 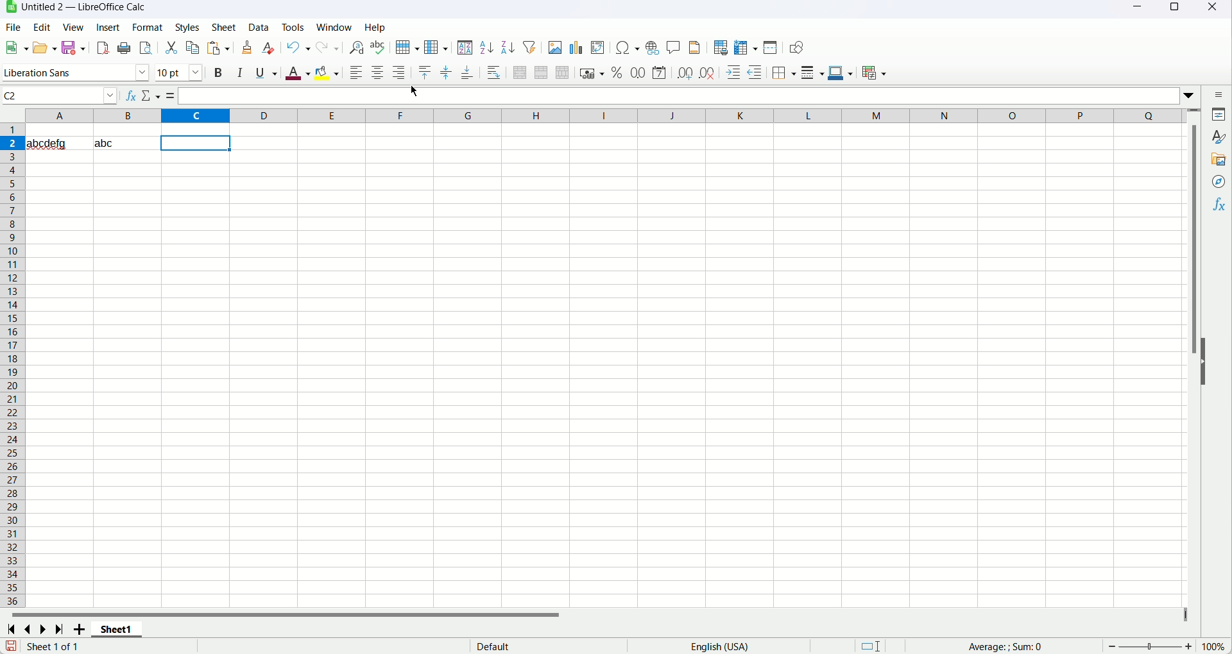 What do you see at coordinates (1218, 94) in the screenshot?
I see `sidebar settings` at bounding box center [1218, 94].